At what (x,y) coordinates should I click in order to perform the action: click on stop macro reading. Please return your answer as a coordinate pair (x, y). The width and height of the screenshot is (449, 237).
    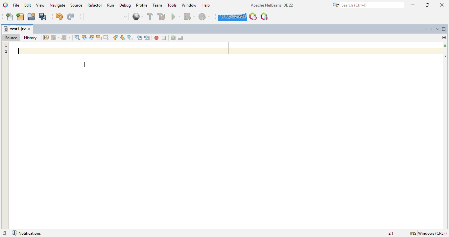
    Looking at the image, I should click on (164, 38).